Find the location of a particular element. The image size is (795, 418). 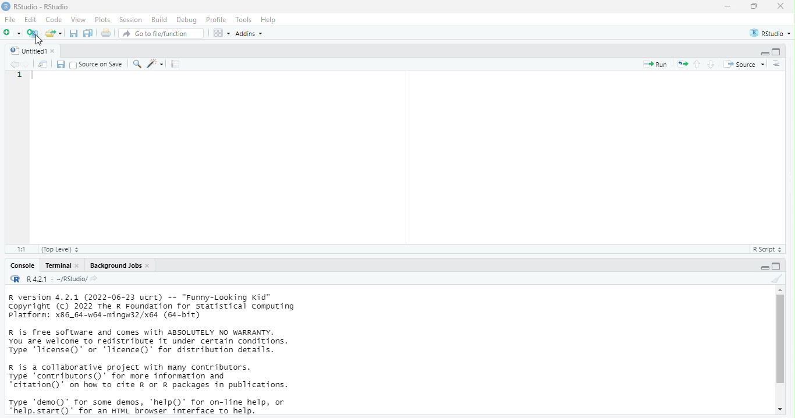

find/replace is located at coordinates (136, 63).